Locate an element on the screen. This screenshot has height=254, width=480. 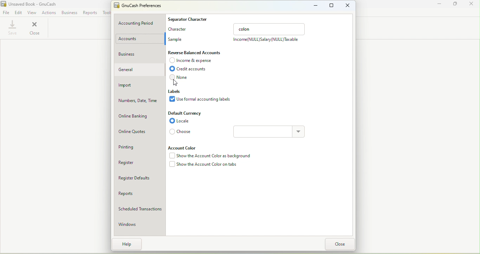
Show the account color on tabs is located at coordinates (208, 165).